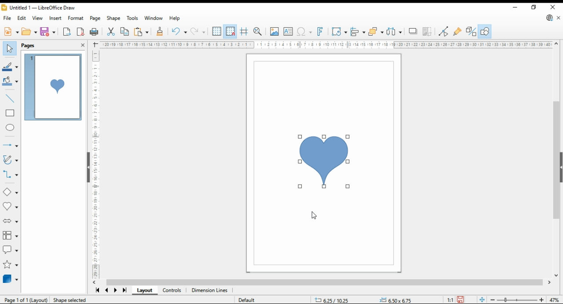 This screenshot has height=304, width=563. I want to click on insert picture, so click(274, 32).